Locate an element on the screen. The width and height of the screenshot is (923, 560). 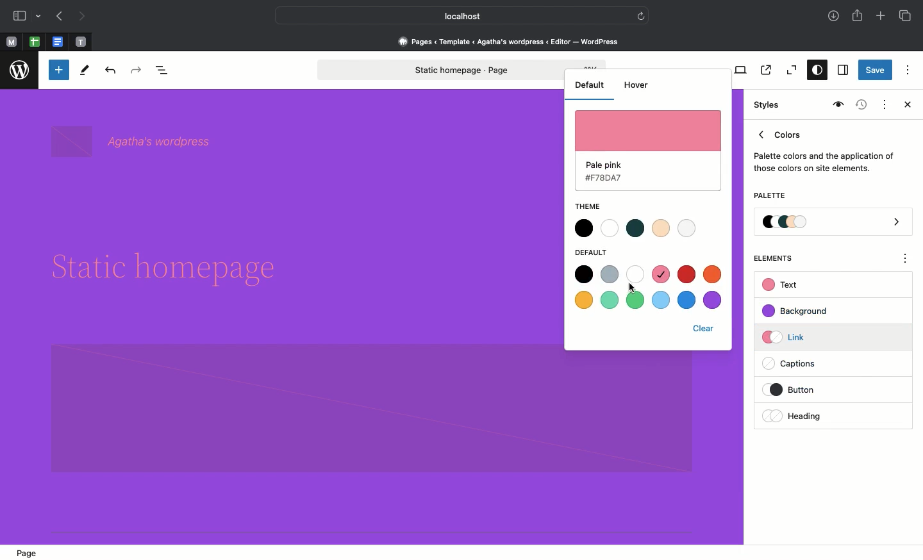
Pinned tab is located at coordinates (59, 42).